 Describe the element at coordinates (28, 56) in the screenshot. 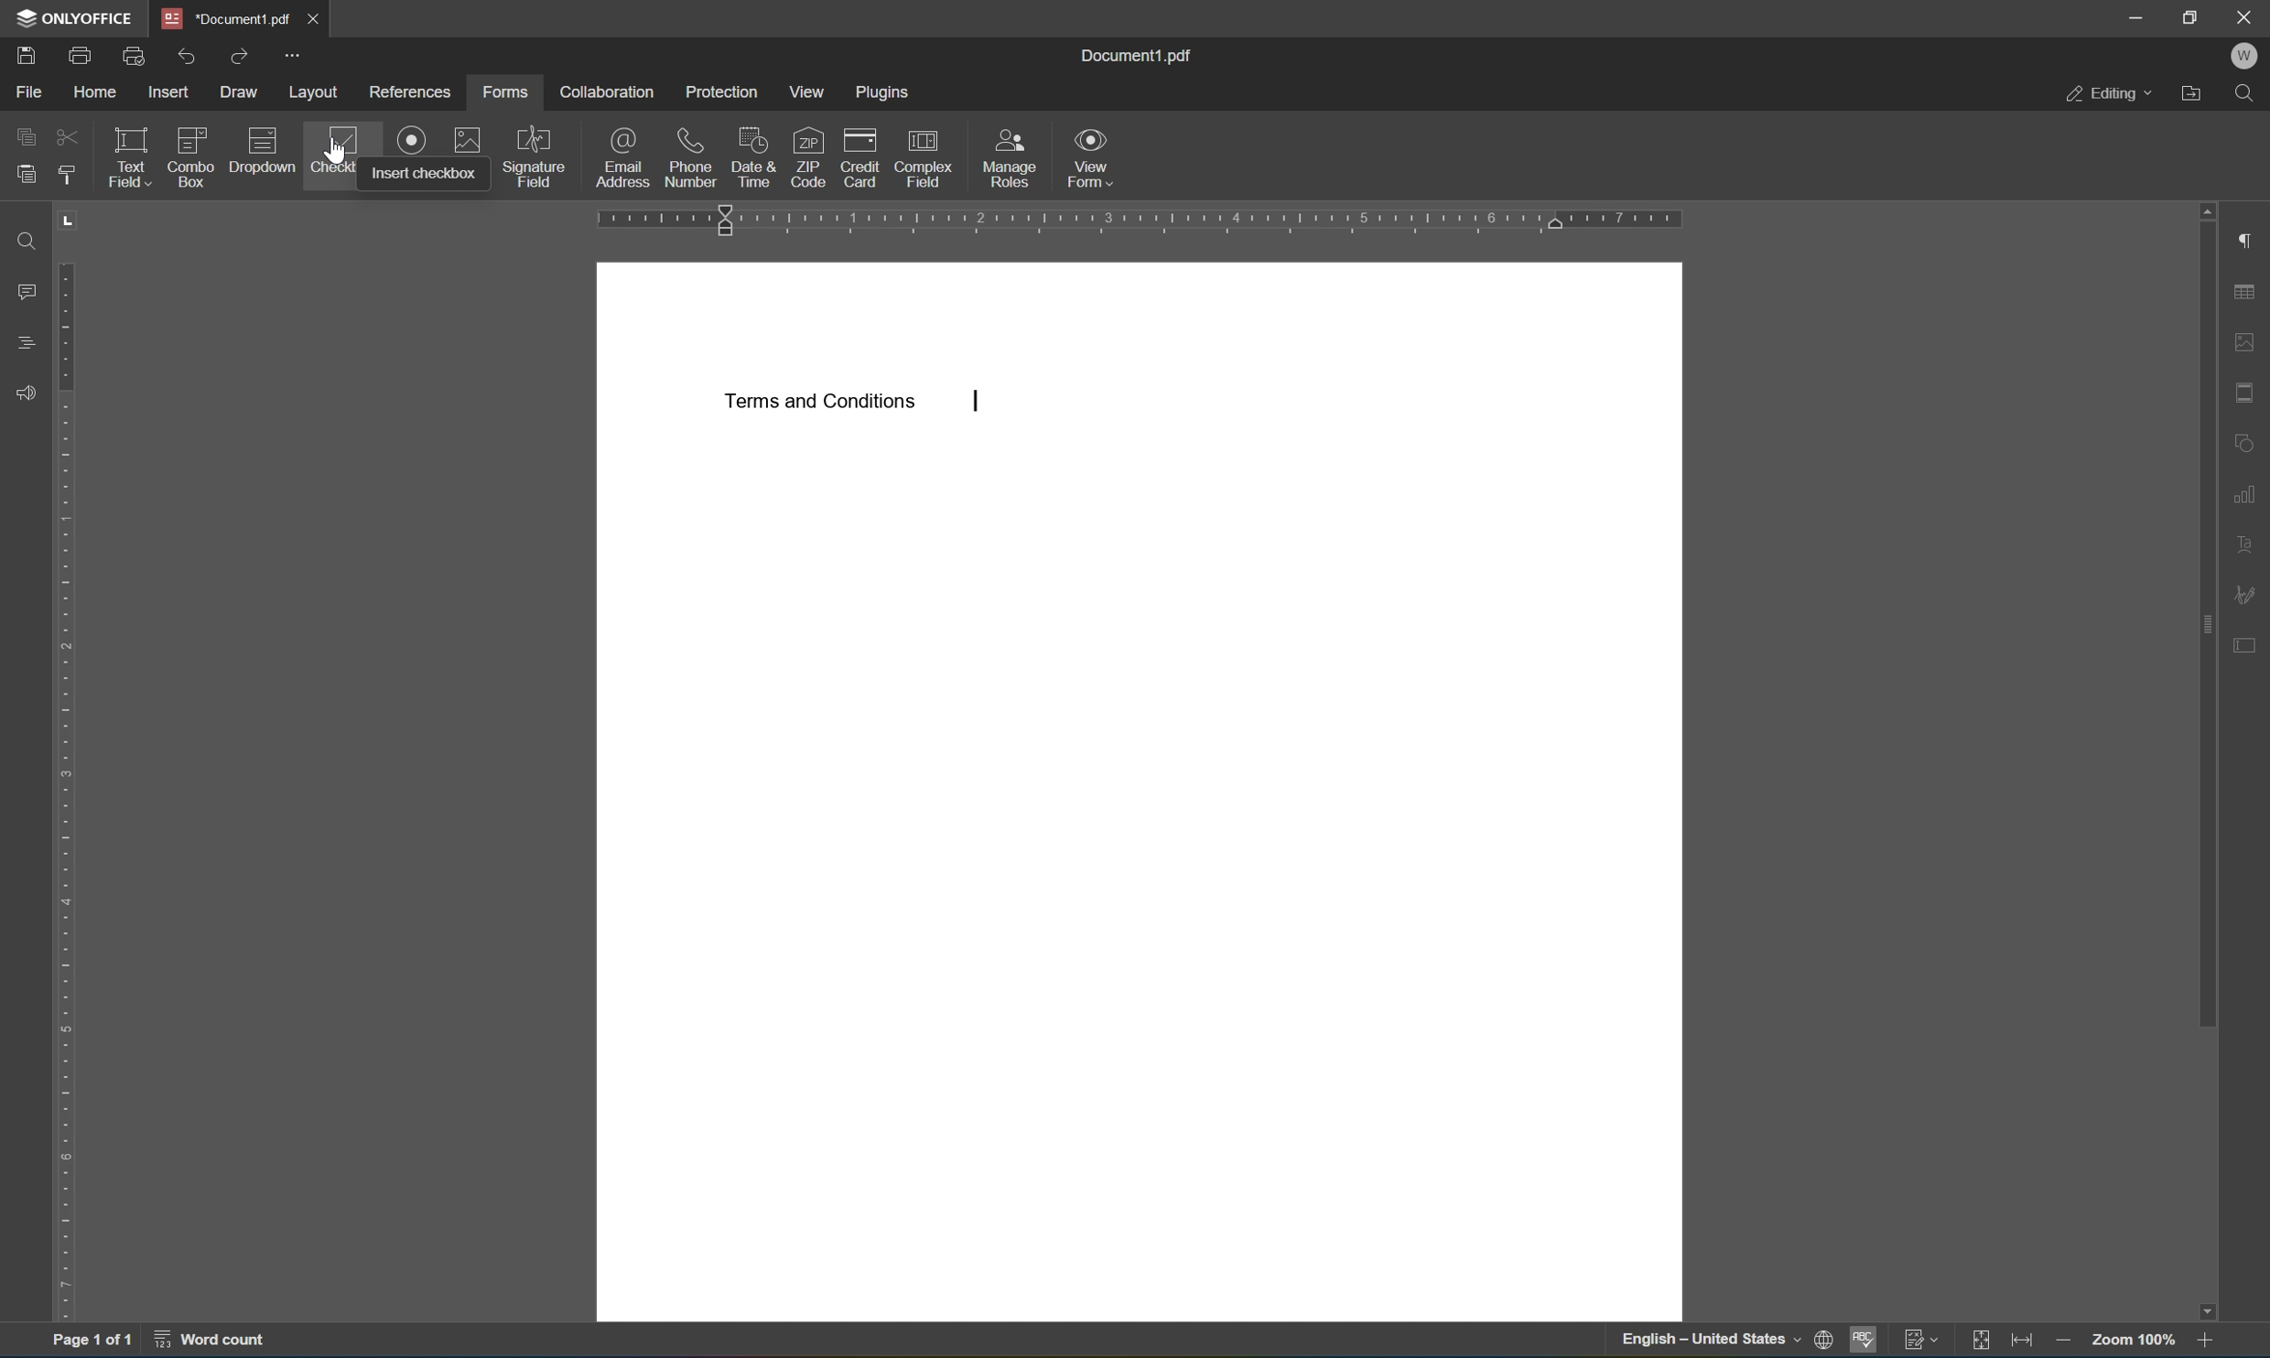

I see `save` at that location.